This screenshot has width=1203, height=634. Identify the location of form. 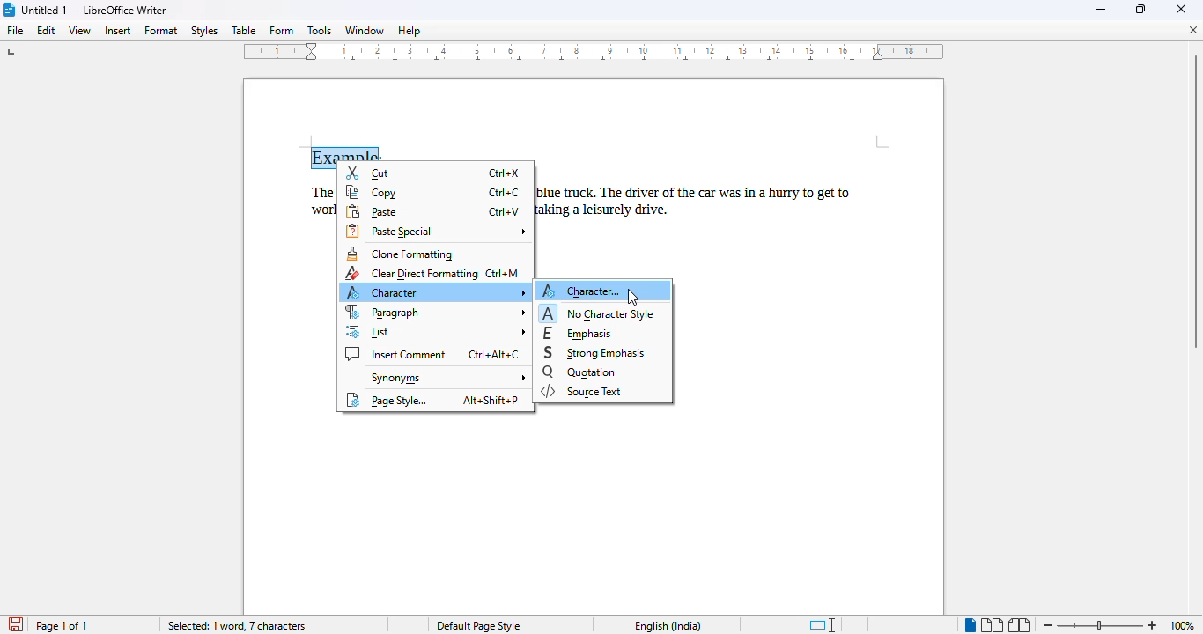
(282, 31).